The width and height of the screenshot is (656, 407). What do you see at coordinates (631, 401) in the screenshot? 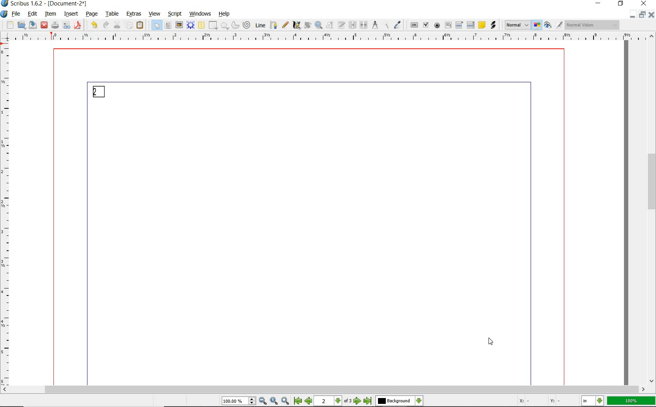
I see `zoom factor 100%` at bounding box center [631, 401].